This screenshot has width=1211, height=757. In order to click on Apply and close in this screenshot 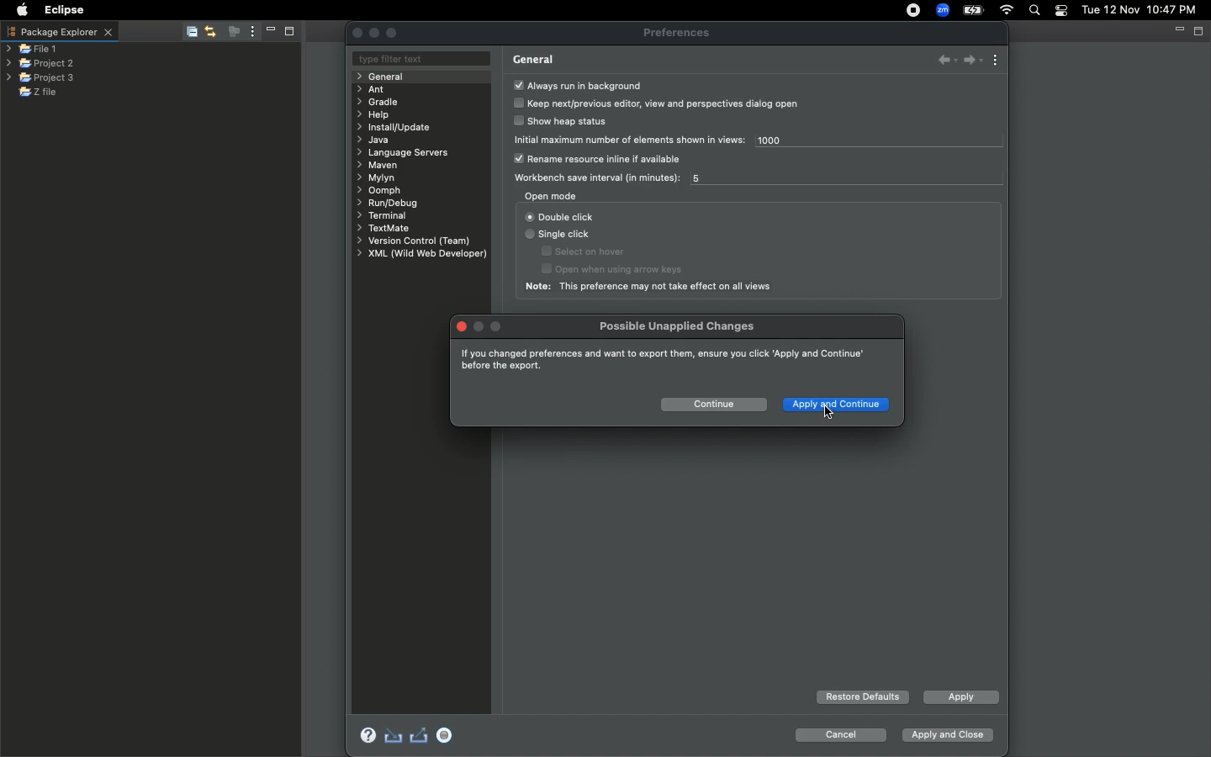, I will do `click(948, 733)`.